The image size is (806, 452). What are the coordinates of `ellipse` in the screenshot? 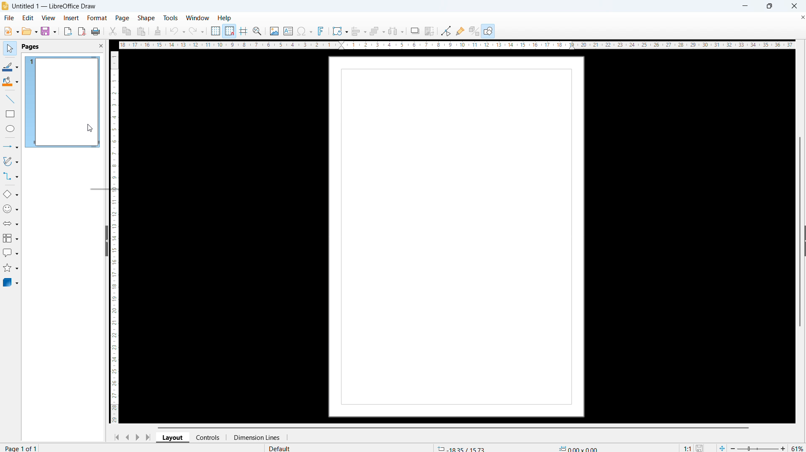 It's located at (11, 129).